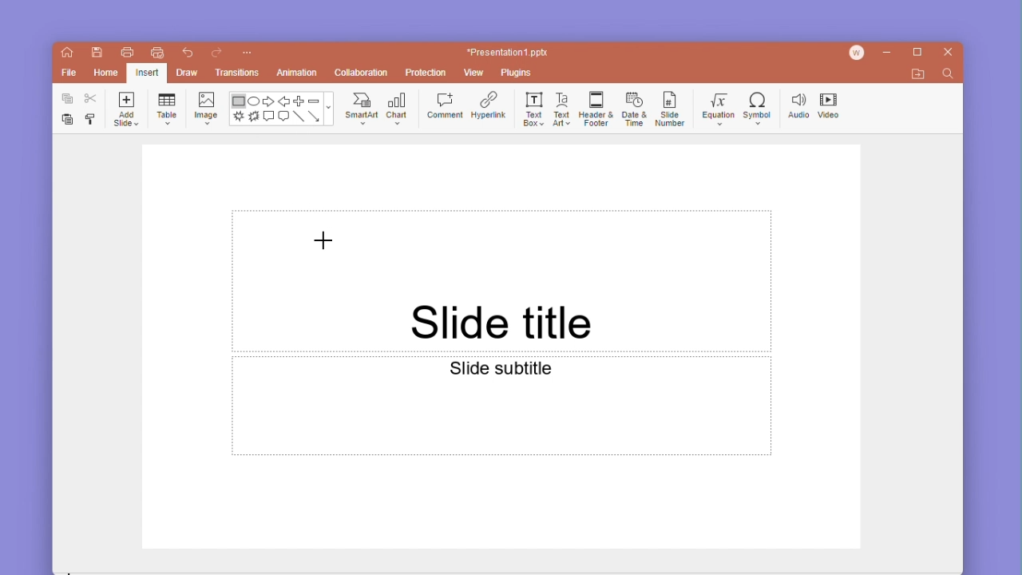 The width and height of the screenshot is (1022, 575). I want to click on brush stroke shape, so click(239, 117).